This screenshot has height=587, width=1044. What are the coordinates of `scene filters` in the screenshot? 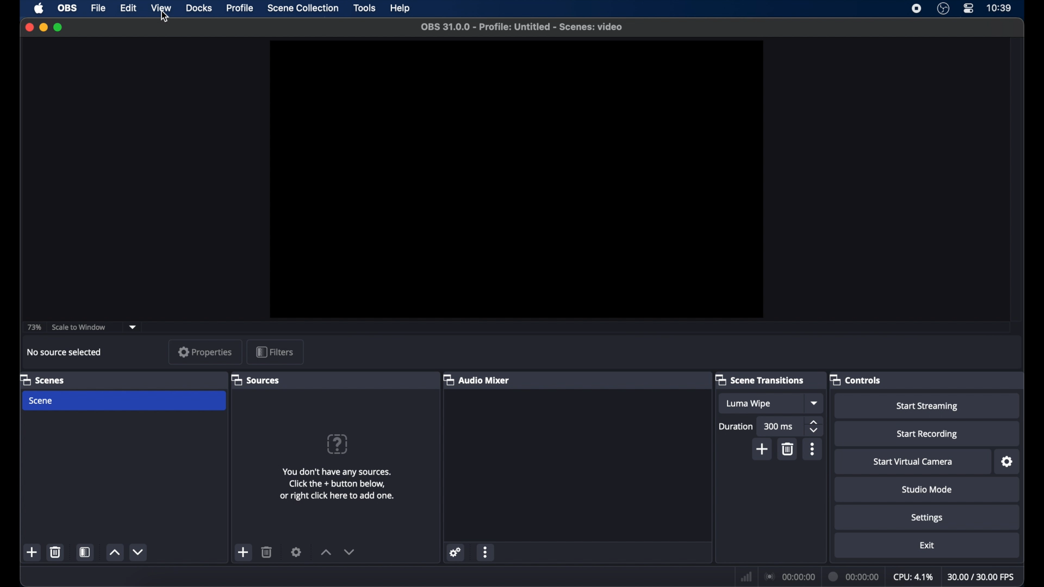 It's located at (85, 552).